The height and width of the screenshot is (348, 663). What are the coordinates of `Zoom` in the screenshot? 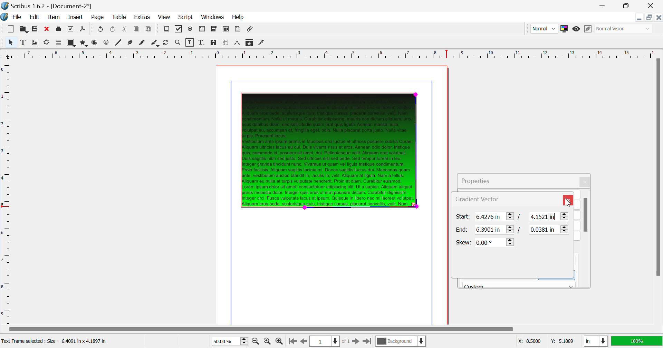 It's located at (178, 42).